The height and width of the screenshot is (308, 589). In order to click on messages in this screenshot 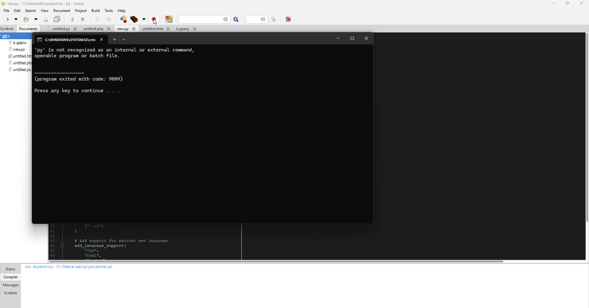, I will do `click(11, 285)`.